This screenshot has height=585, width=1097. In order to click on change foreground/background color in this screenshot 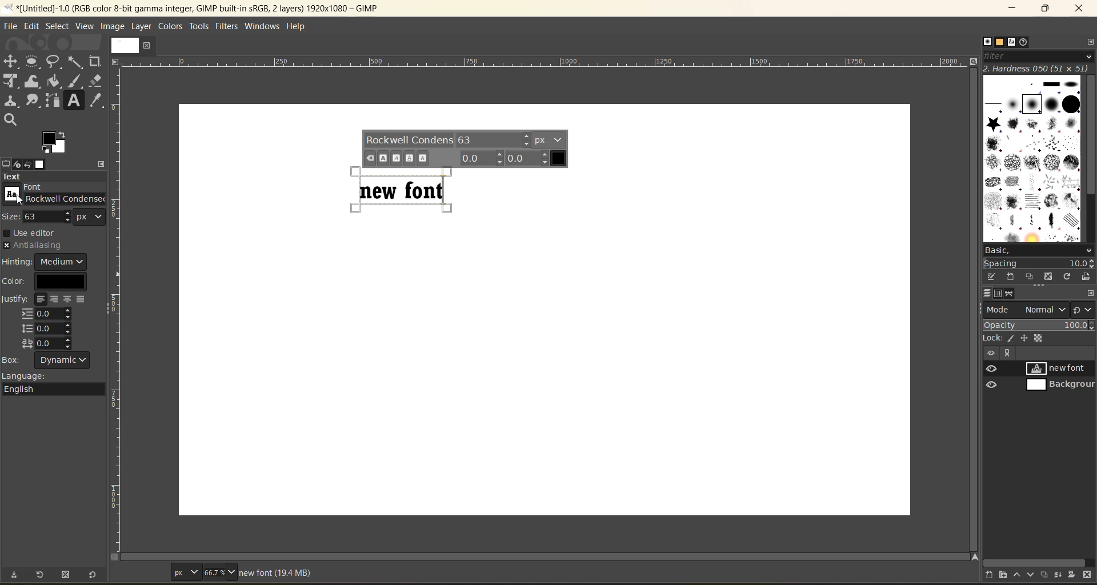, I will do `click(55, 143)`.